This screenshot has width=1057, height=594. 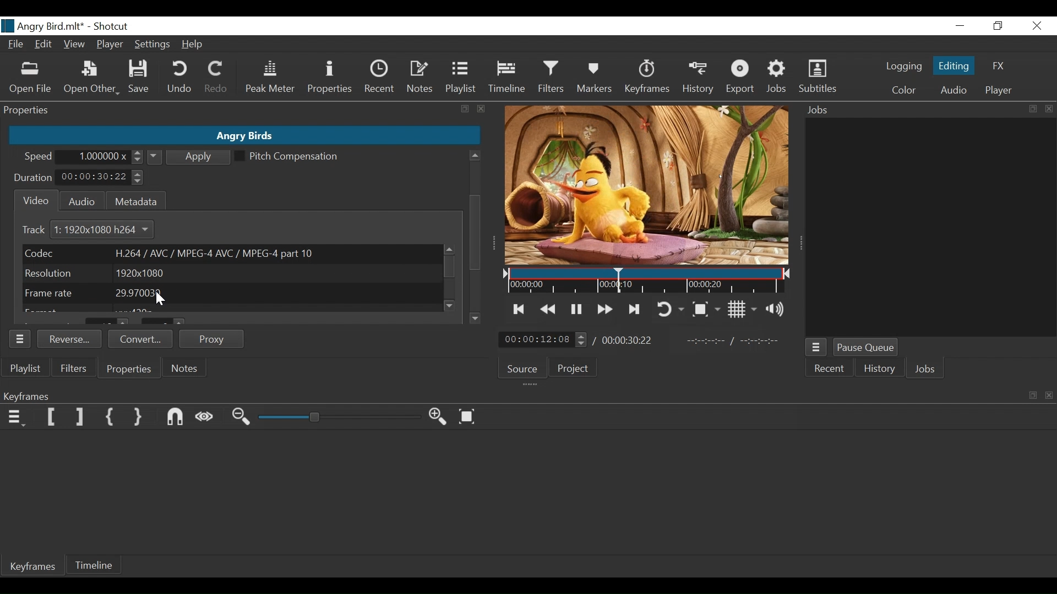 I want to click on Adjust Speed Field, so click(x=103, y=157).